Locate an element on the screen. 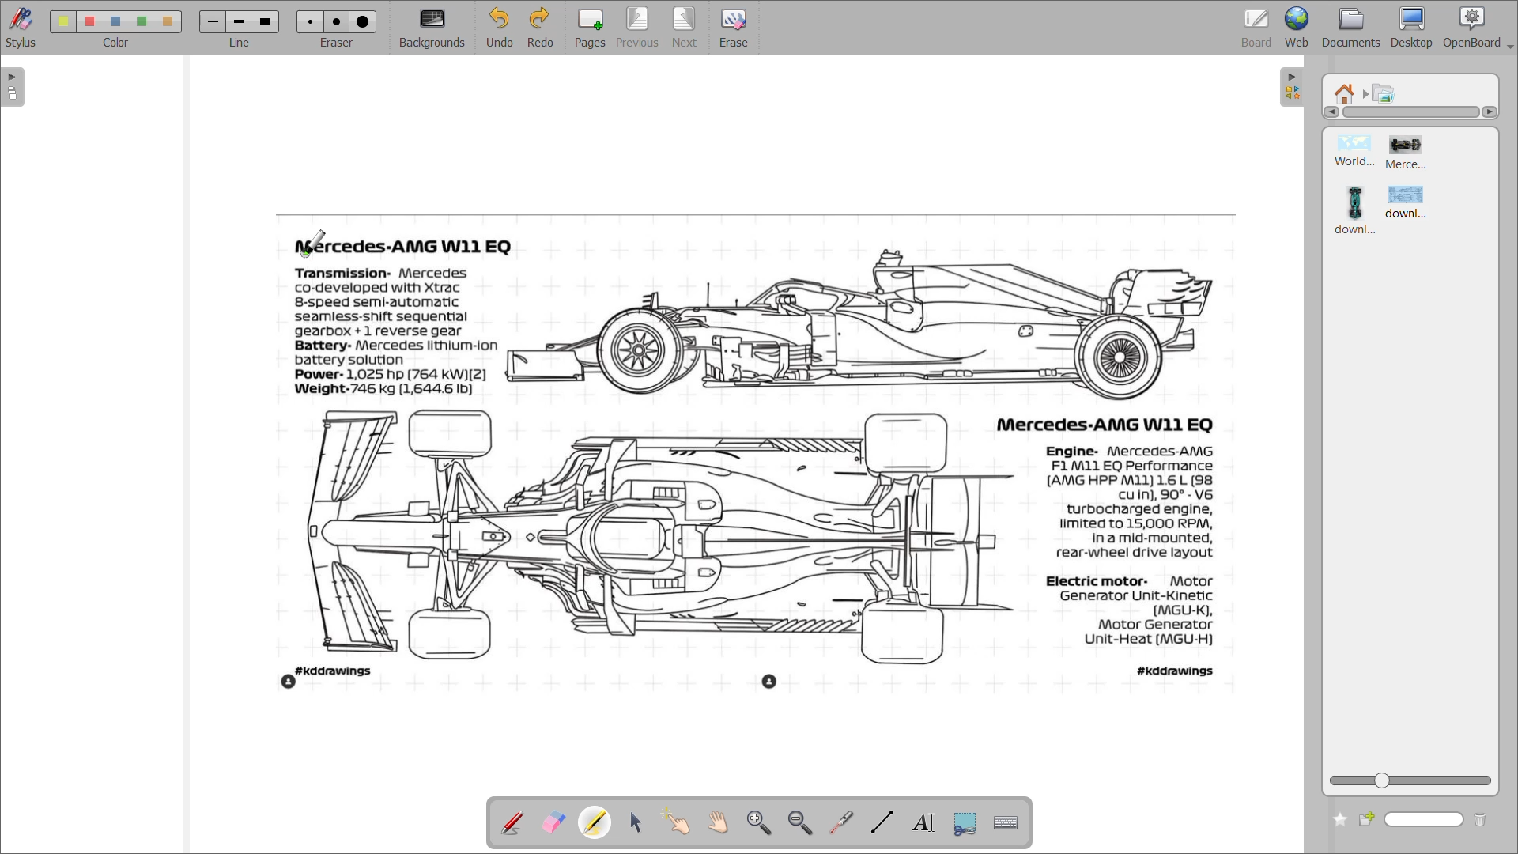 This screenshot has width=1518, height=854. eraser is located at coordinates (338, 44).